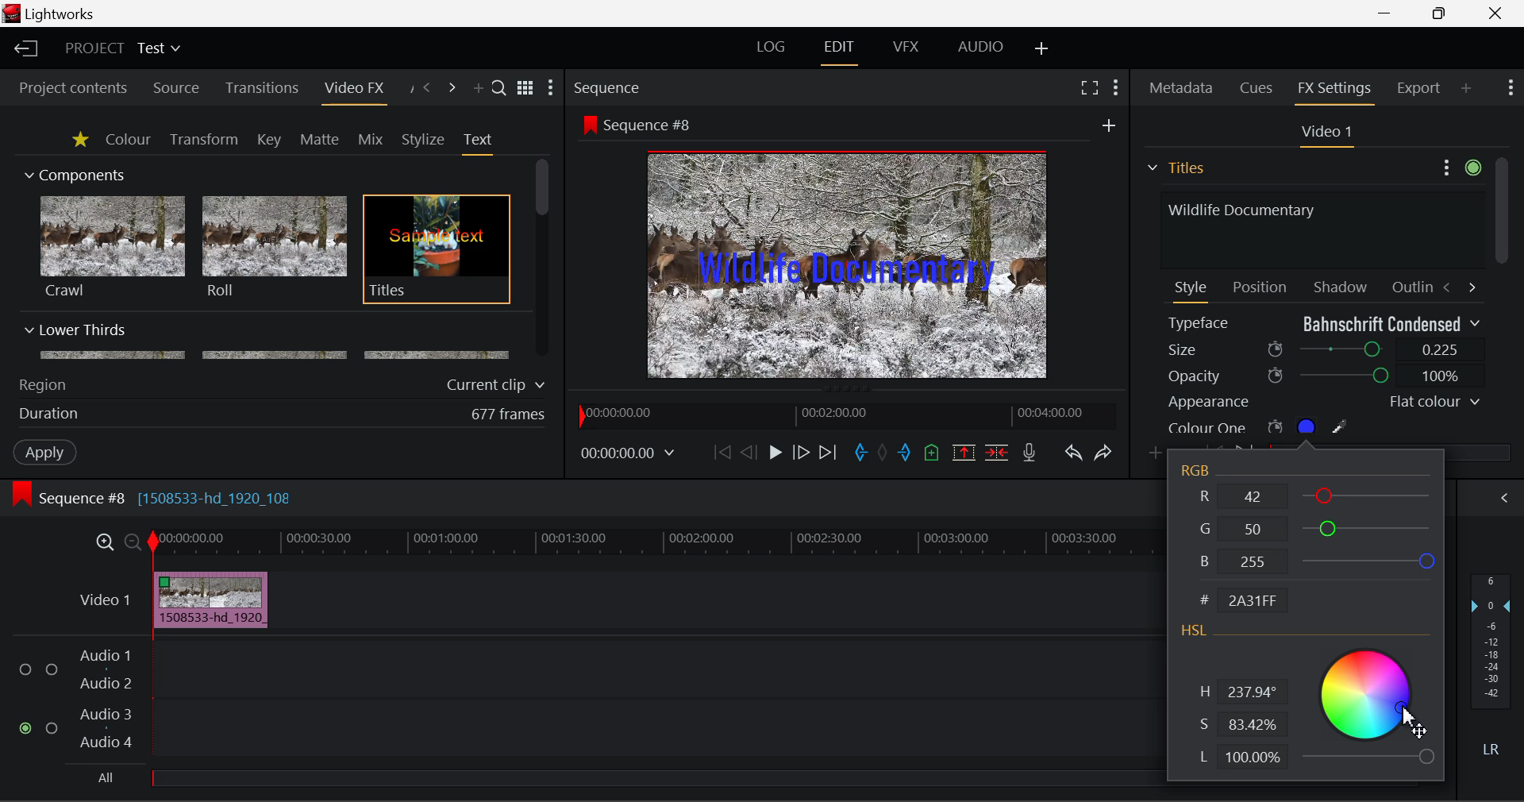 This screenshot has height=802, width=1524. What do you see at coordinates (1195, 632) in the screenshot?
I see `HSL` at bounding box center [1195, 632].